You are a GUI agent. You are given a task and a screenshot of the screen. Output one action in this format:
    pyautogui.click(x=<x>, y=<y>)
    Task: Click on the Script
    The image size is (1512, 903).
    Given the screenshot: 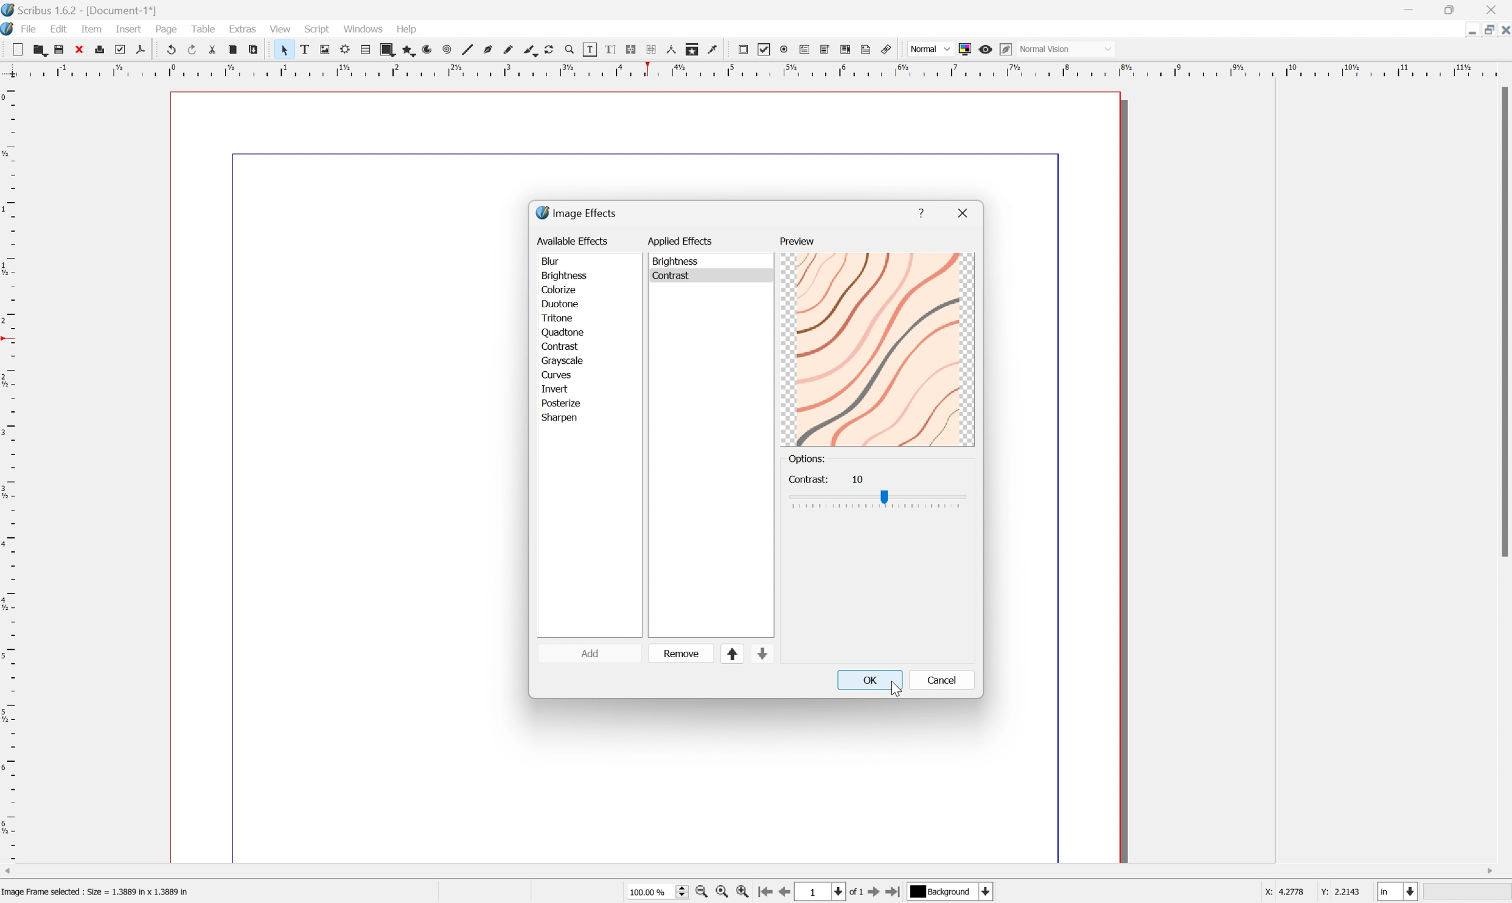 What is the action you would take?
    pyautogui.click(x=318, y=30)
    